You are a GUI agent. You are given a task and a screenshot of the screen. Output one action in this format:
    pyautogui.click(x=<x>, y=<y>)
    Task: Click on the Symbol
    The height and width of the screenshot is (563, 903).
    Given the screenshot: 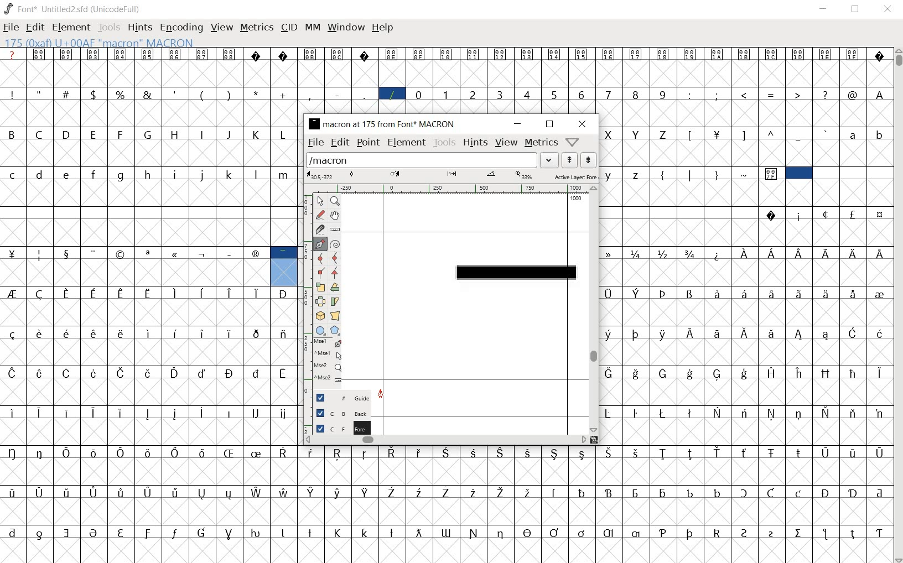 What is the action you would take?
    pyautogui.click(x=717, y=333)
    